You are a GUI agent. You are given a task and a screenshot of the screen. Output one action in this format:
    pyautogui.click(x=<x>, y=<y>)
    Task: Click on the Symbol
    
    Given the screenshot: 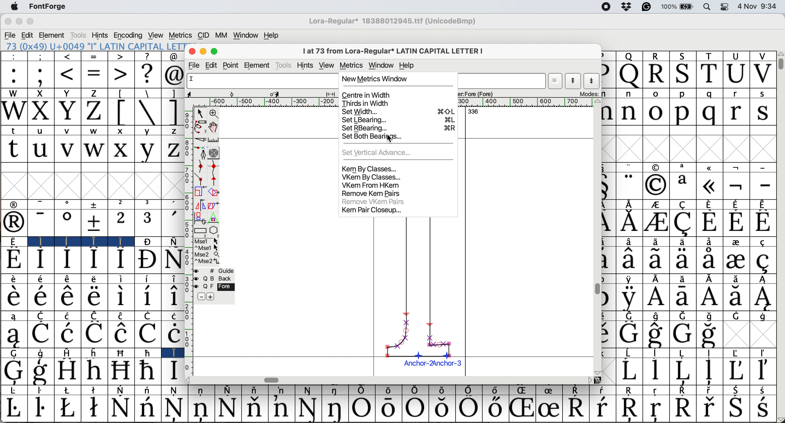 What is the action you would take?
    pyautogui.click(x=494, y=409)
    